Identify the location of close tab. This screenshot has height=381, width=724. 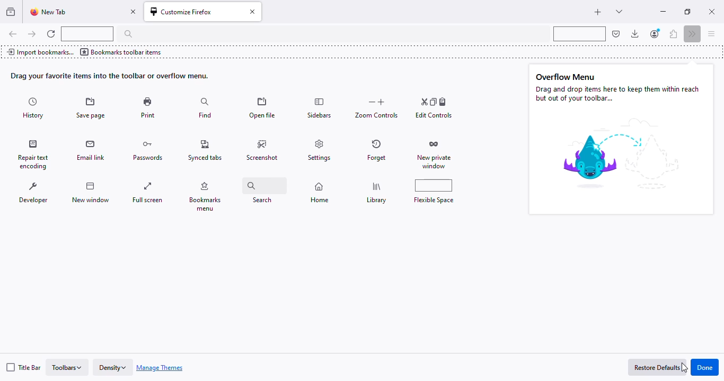
(134, 12).